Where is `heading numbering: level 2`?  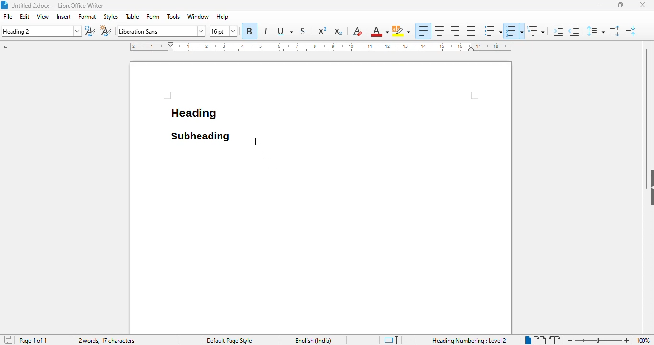
heading numbering: level 2 is located at coordinates (469, 340).